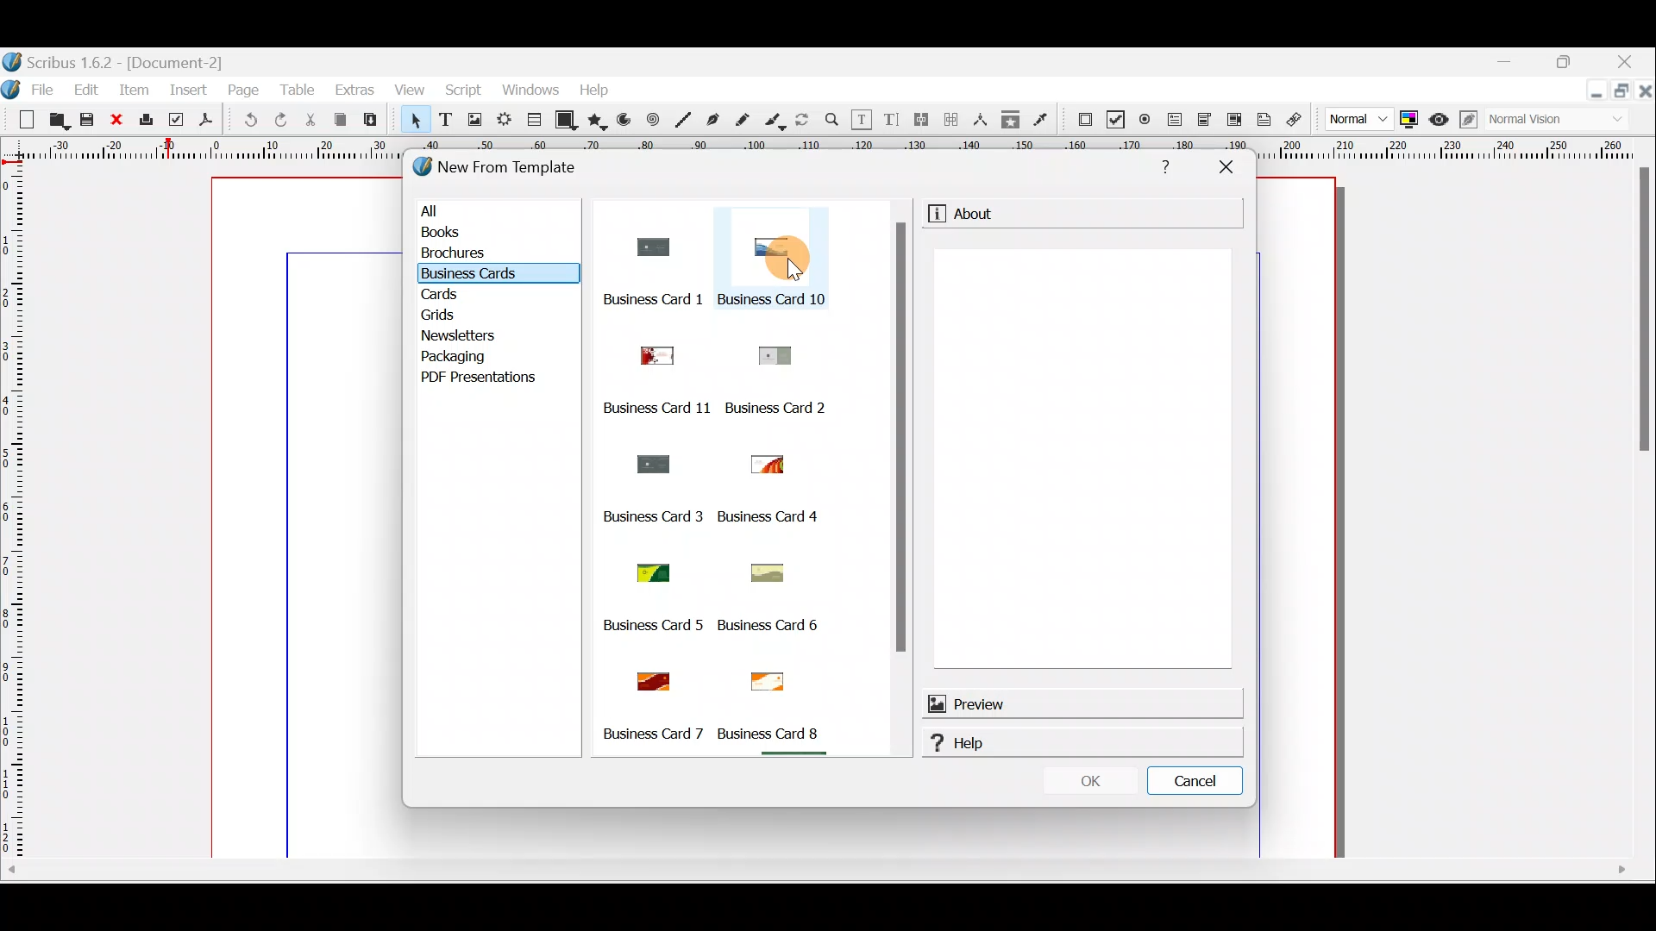 The image size is (1656, 931). What do you see at coordinates (648, 461) in the screenshot?
I see `Business card image` at bounding box center [648, 461].